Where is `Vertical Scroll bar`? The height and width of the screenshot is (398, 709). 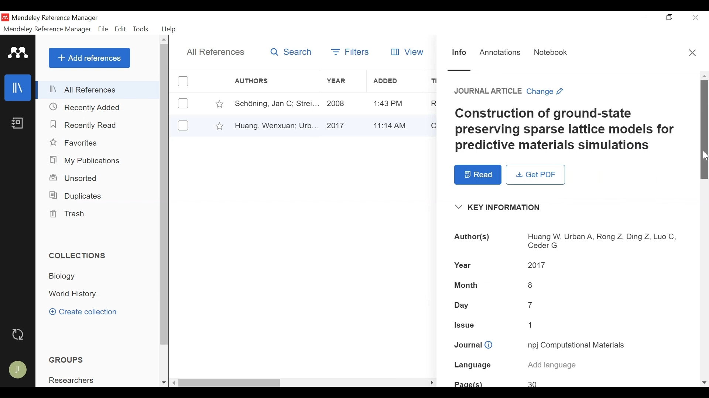
Vertical Scroll bar is located at coordinates (704, 130).